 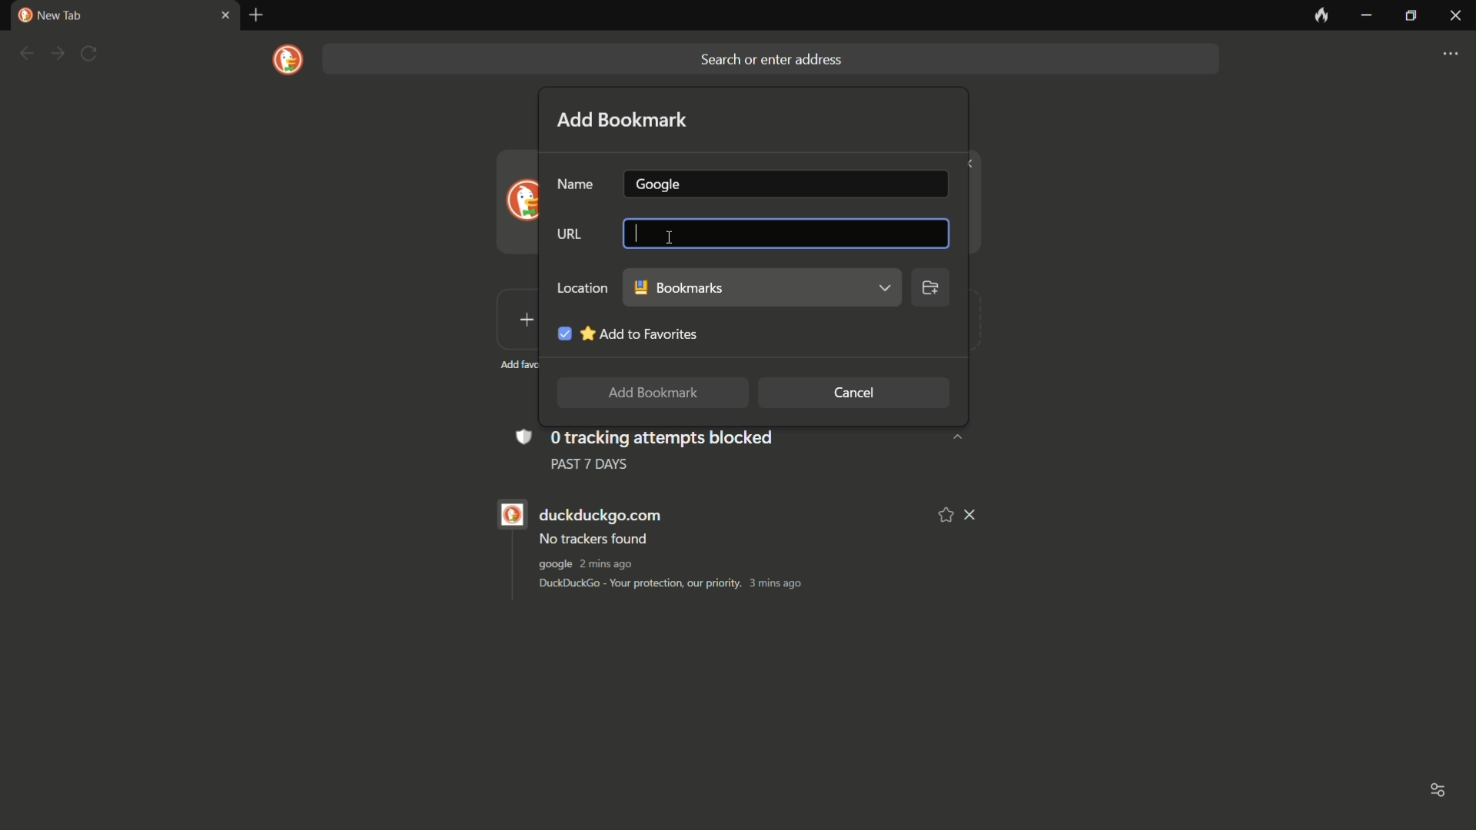 I want to click on url bar, so click(x=782, y=230).